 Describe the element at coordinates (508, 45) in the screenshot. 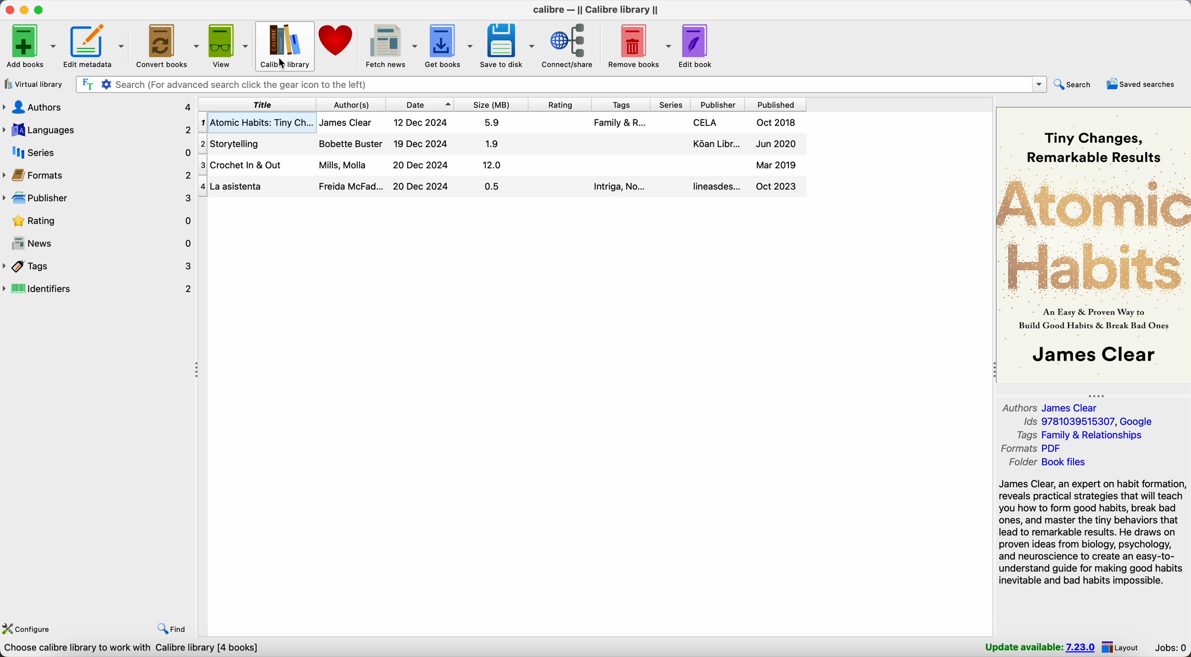

I see `save to disk` at that location.